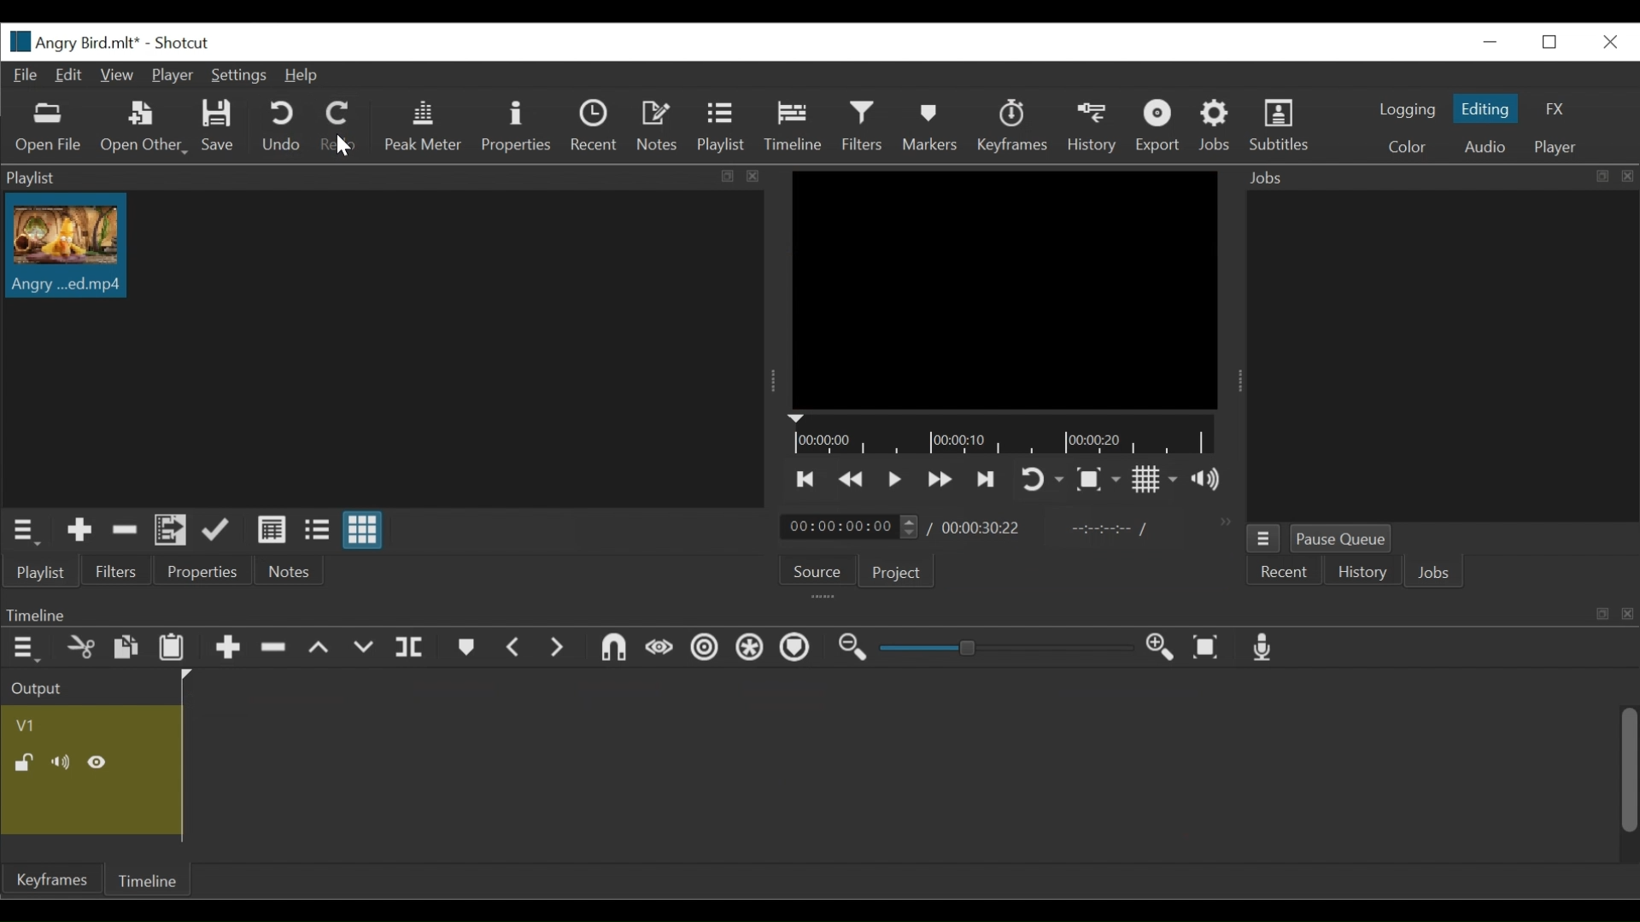 This screenshot has width=1640, height=922. What do you see at coordinates (1406, 146) in the screenshot?
I see `Color` at bounding box center [1406, 146].